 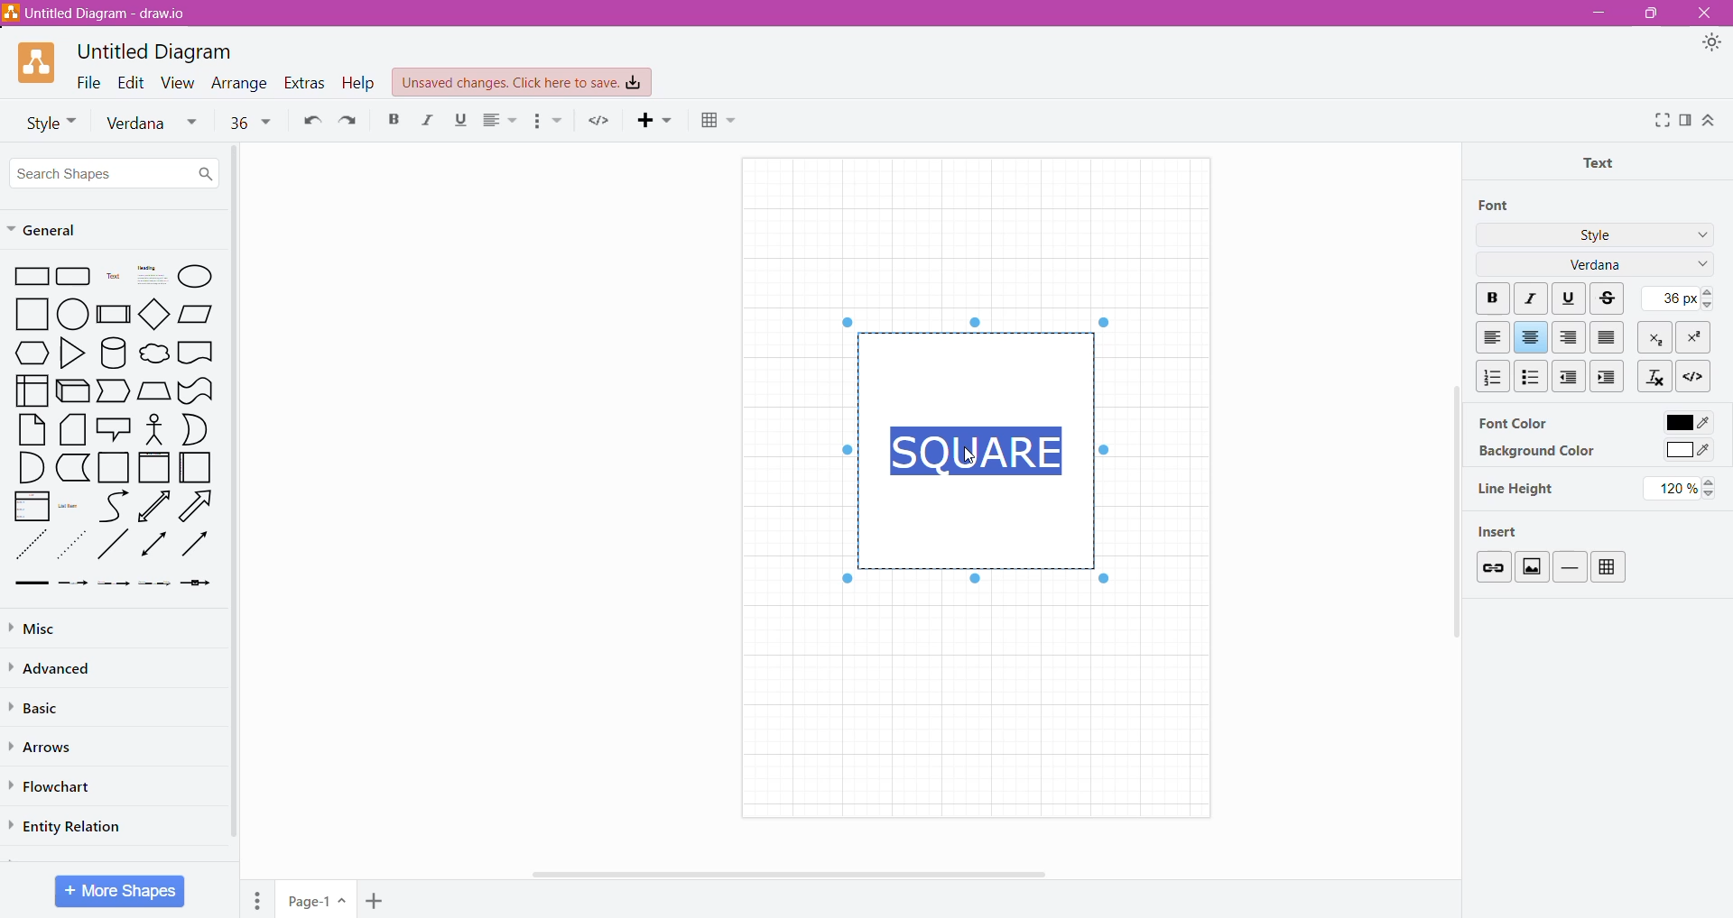 I want to click on Vertical Scroll Bar, so click(x=236, y=496).